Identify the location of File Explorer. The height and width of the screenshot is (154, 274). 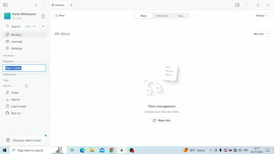
(92, 150).